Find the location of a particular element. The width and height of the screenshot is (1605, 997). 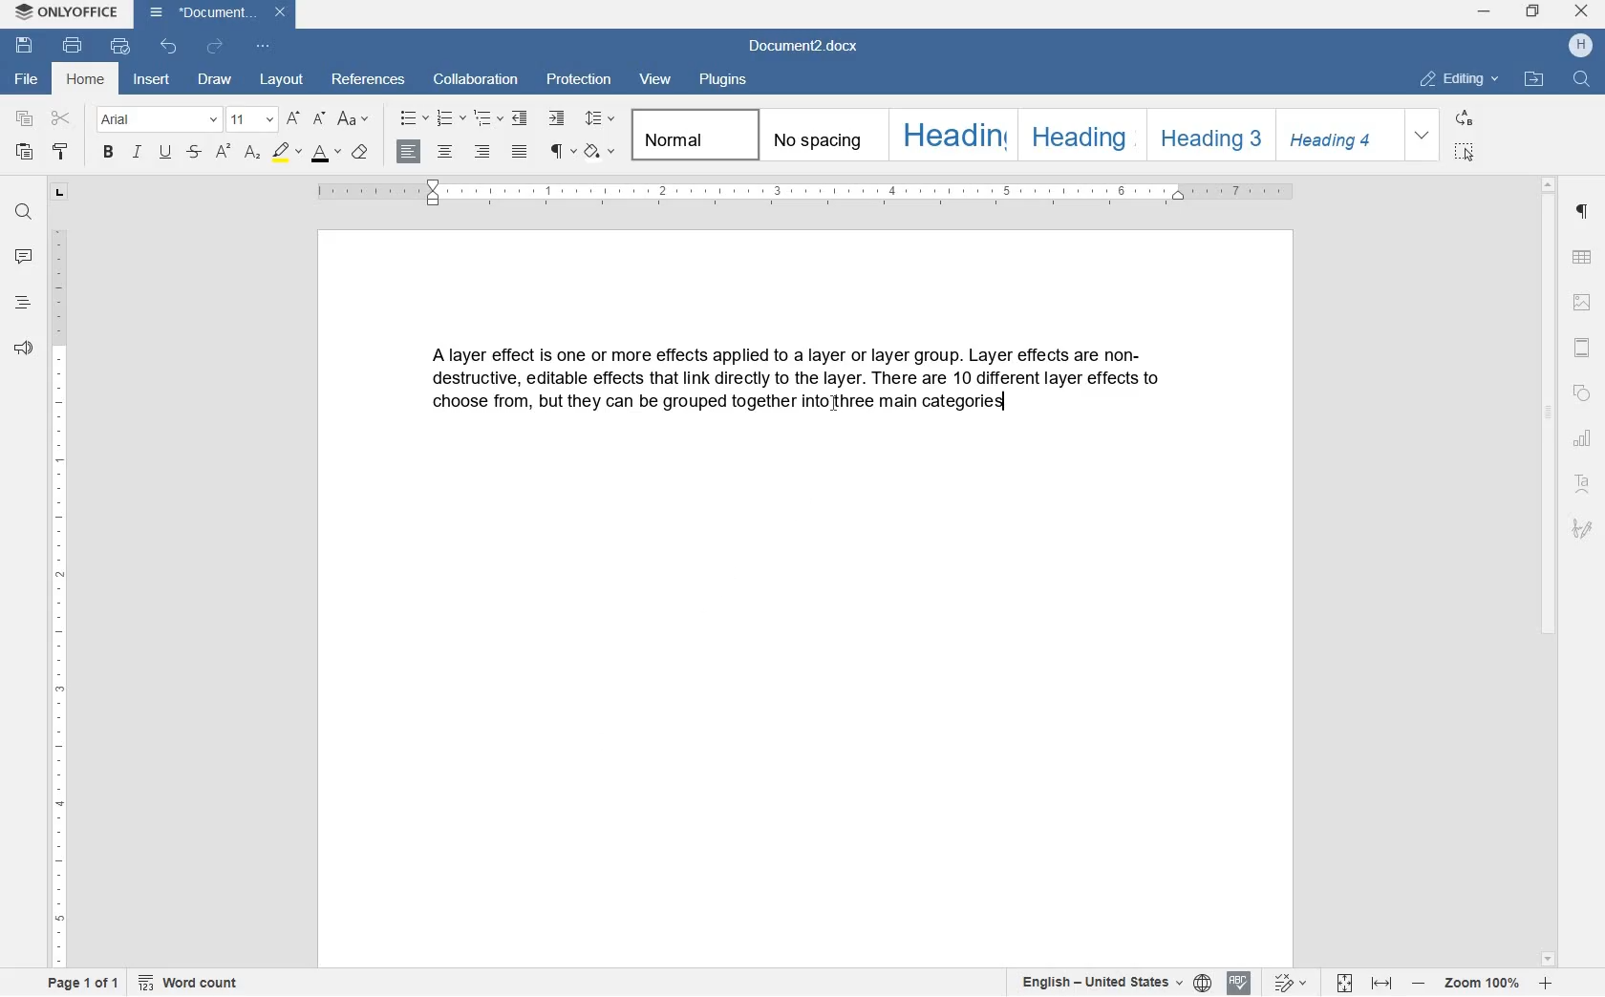

underline is located at coordinates (167, 152).